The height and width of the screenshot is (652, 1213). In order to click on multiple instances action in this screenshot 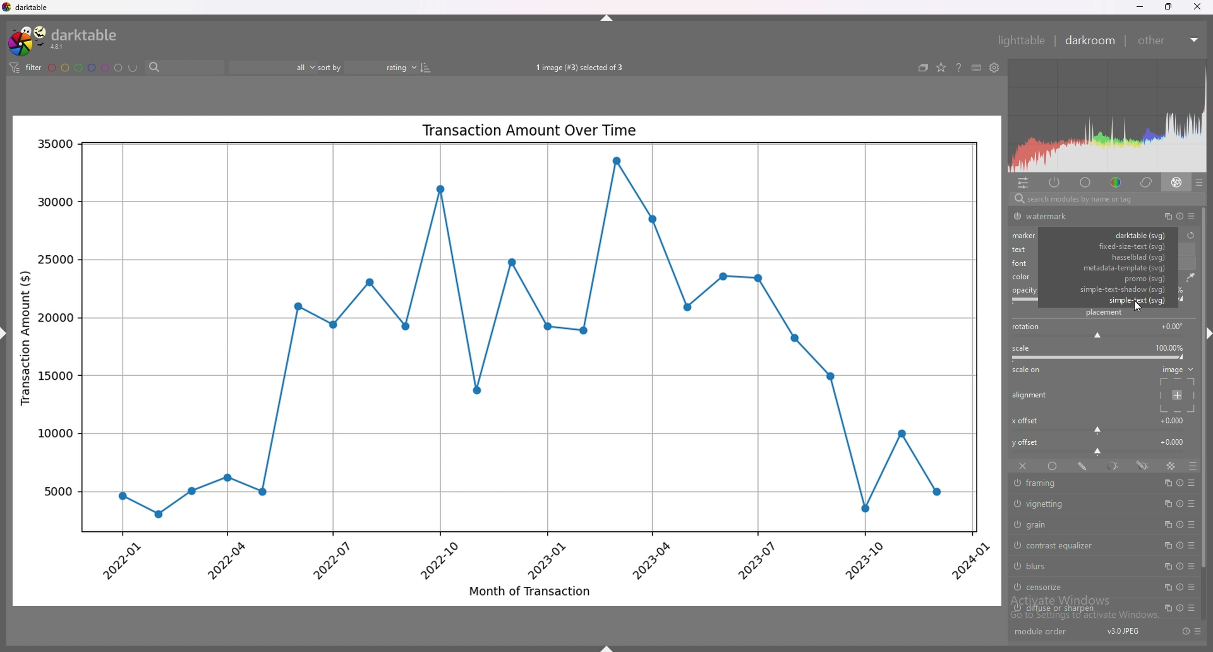, I will do `click(1166, 566)`.